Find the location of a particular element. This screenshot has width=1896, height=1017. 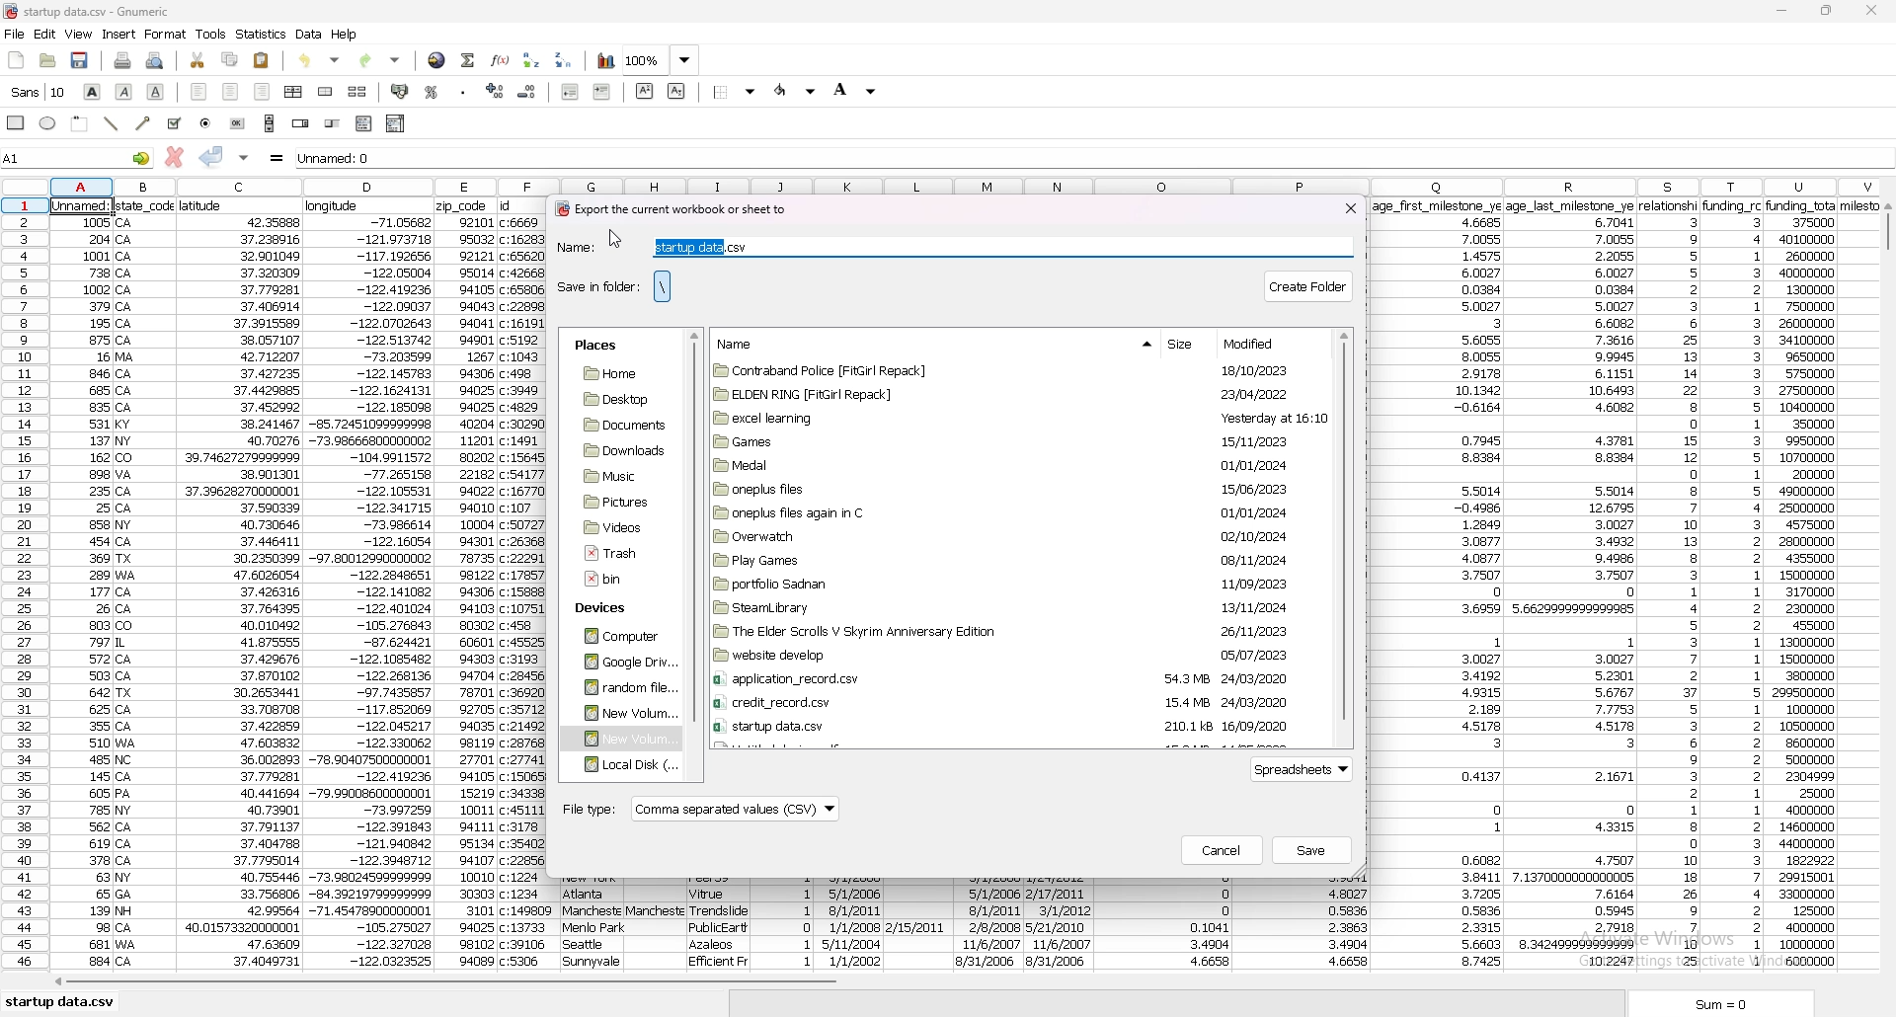

file name is located at coordinates (111, 11).